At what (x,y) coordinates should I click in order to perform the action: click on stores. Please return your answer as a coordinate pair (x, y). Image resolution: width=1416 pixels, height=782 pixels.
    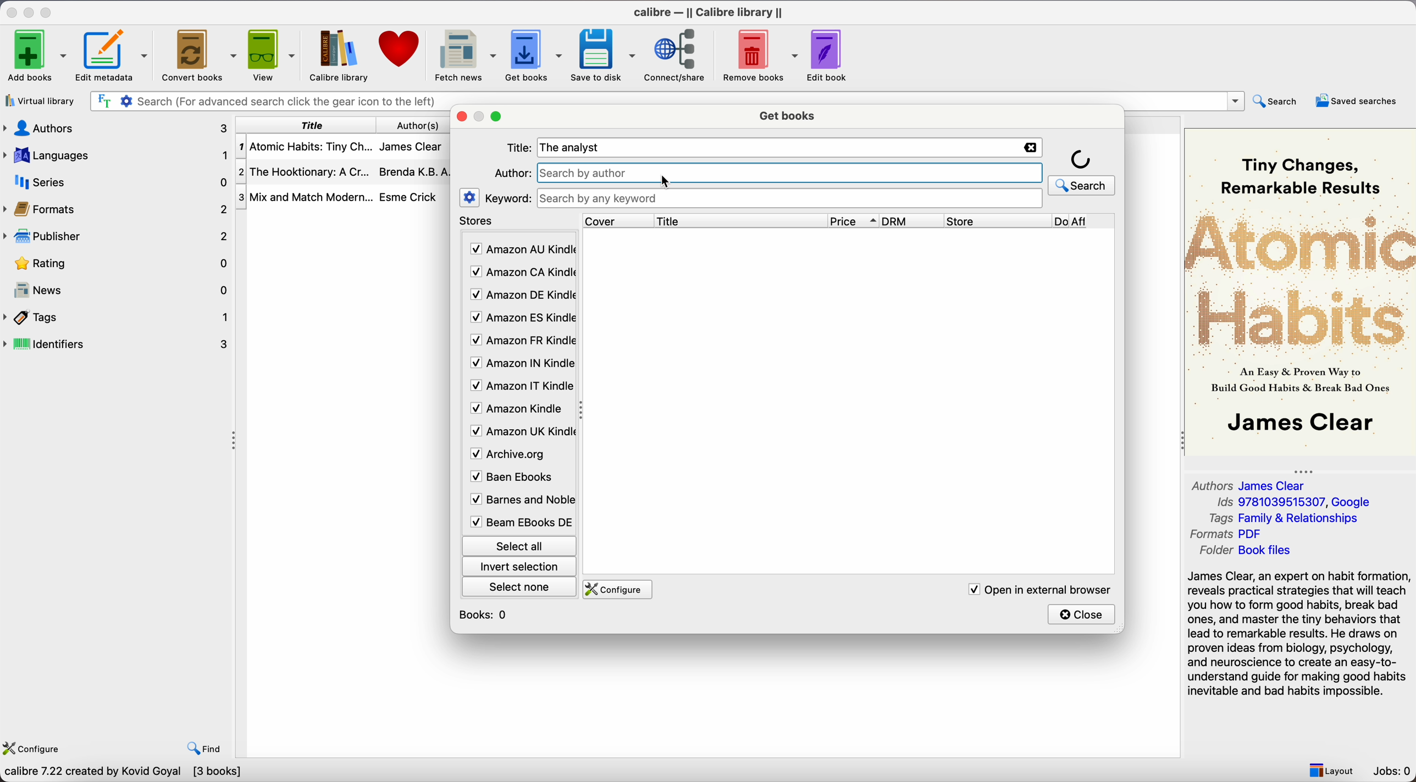
    Looking at the image, I should click on (479, 223).